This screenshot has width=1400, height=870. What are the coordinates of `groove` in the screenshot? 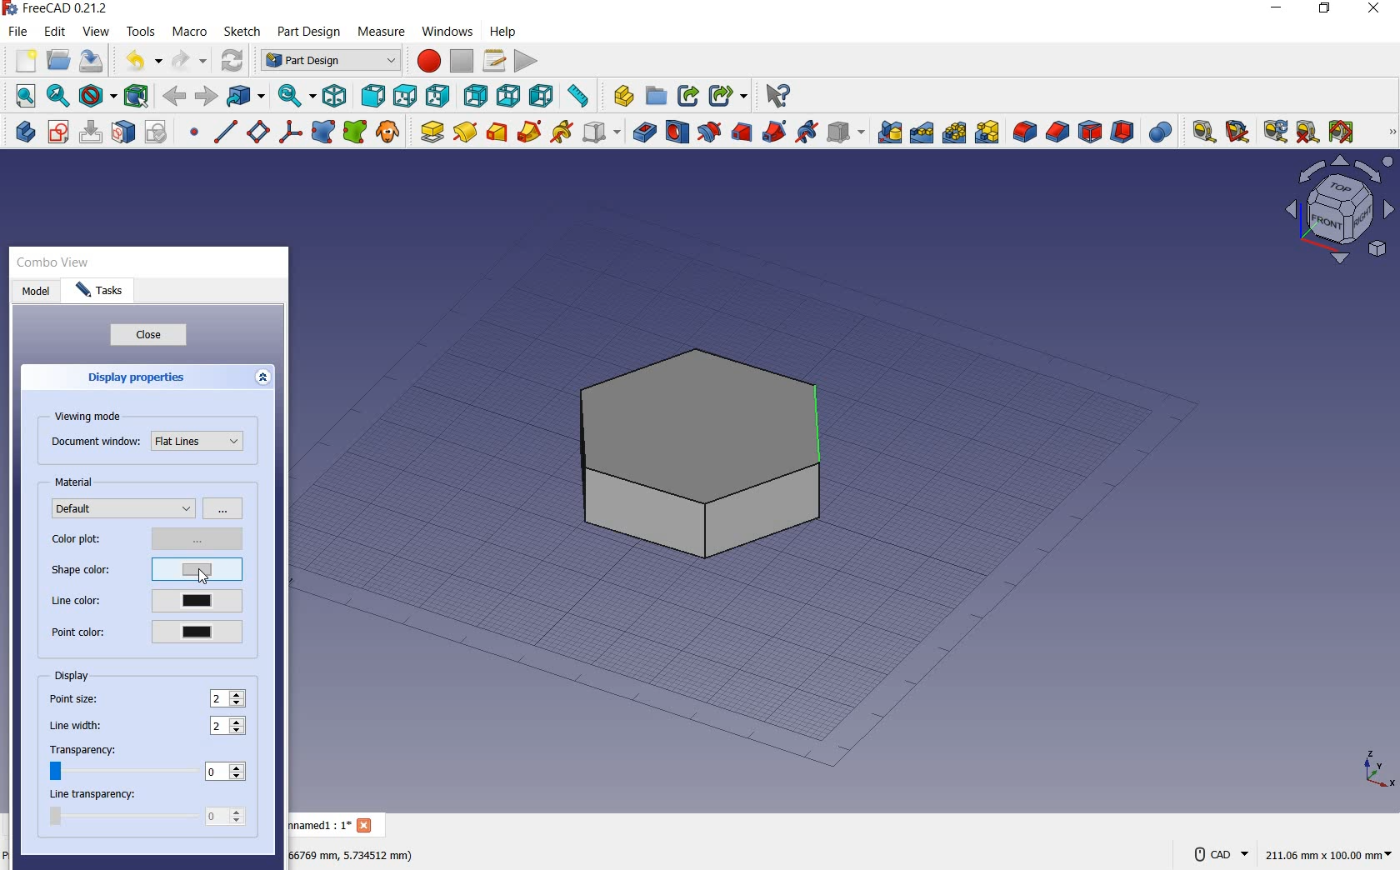 It's located at (707, 132).